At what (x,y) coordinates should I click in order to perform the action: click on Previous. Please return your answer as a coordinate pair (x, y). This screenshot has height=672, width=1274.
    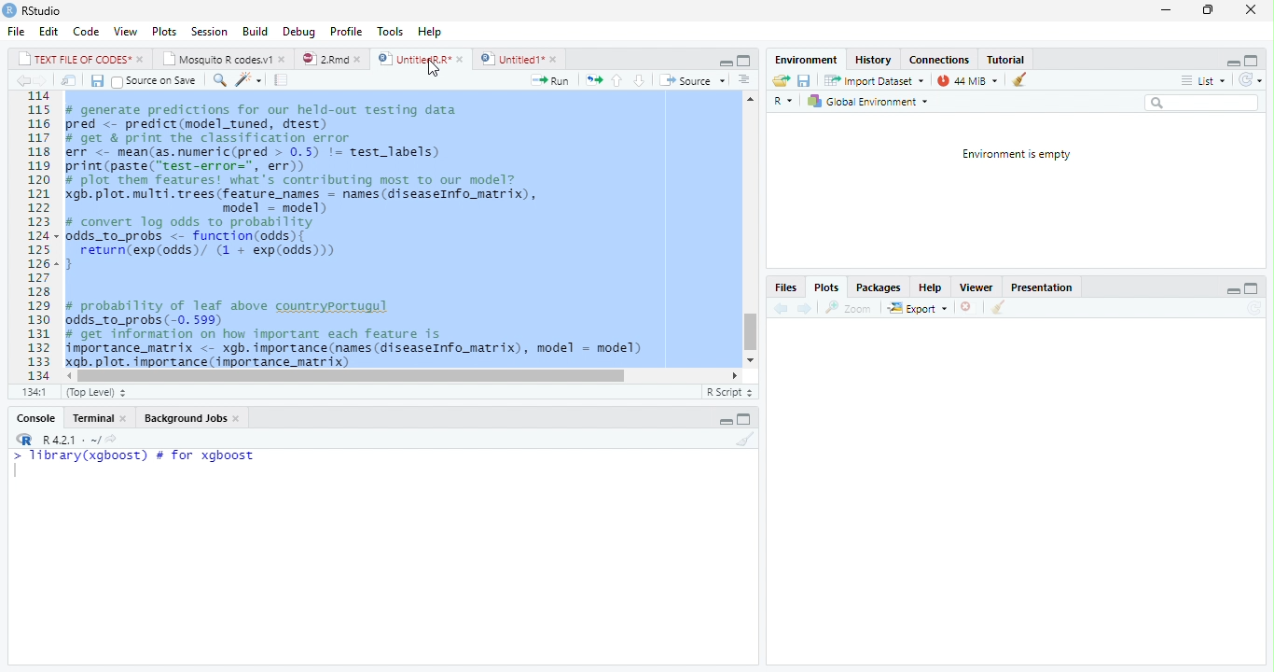
    Looking at the image, I should click on (779, 307).